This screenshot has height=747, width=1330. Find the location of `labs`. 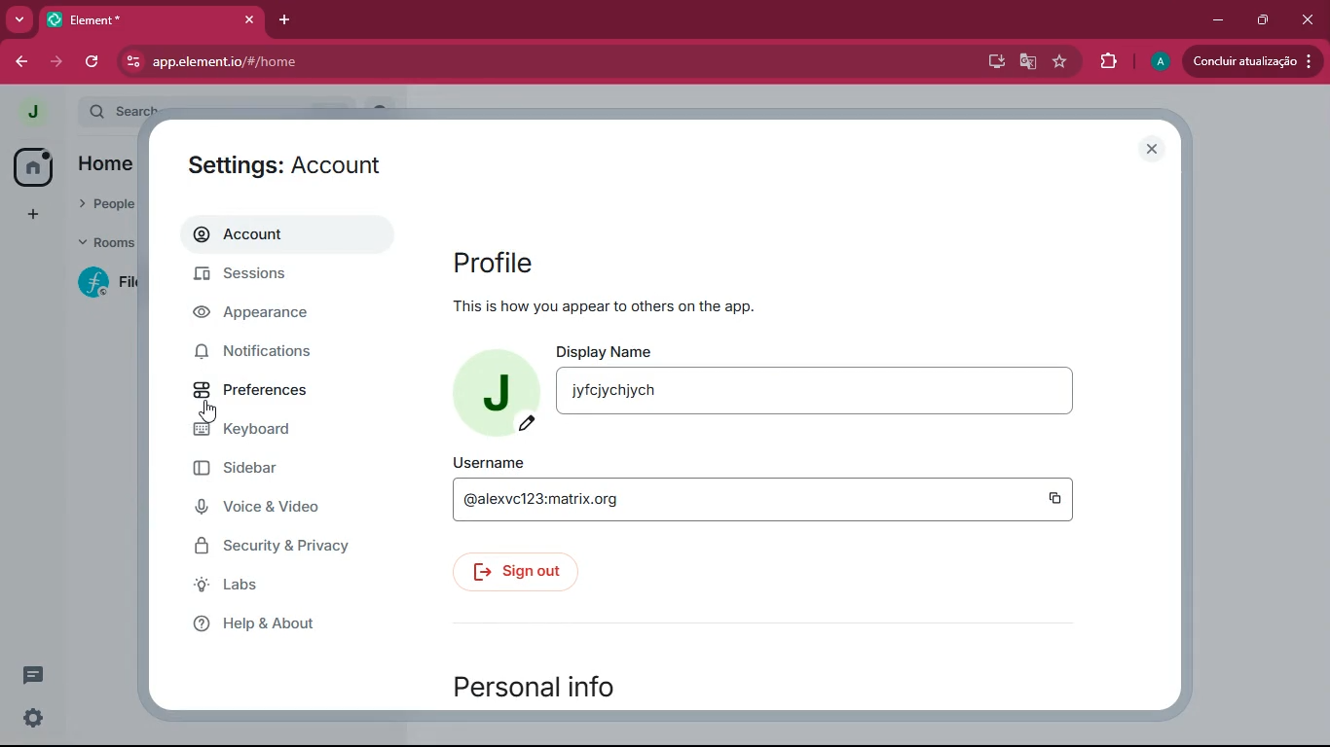

labs is located at coordinates (280, 587).